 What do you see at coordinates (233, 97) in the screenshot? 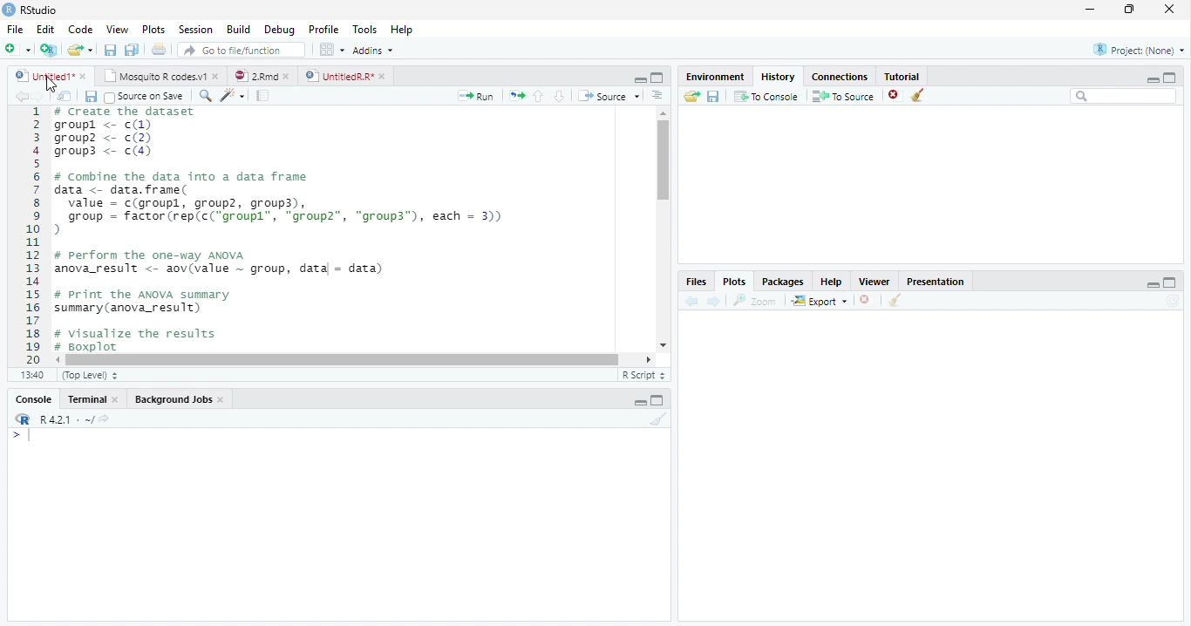
I see `Magic code` at bounding box center [233, 97].